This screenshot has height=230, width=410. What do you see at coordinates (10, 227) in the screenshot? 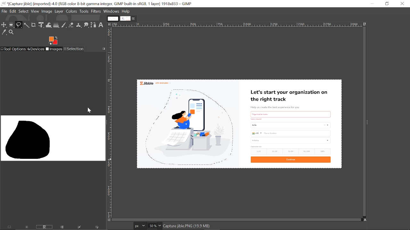
I see `Select everything` at bounding box center [10, 227].